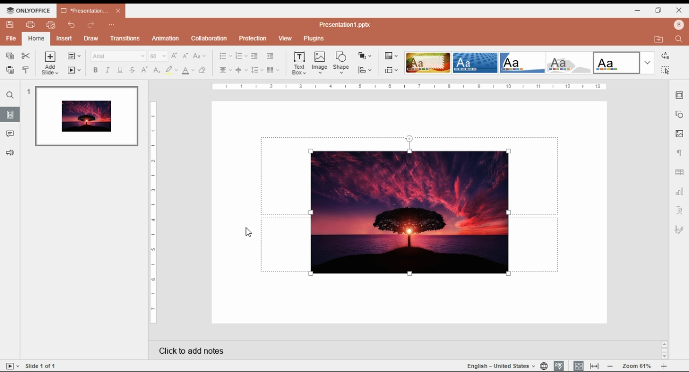  I want to click on view, so click(285, 38).